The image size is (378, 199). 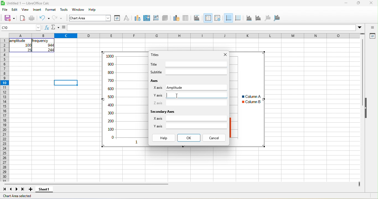 What do you see at coordinates (155, 80) in the screenshot?
I see `axes` at bounding box center [155, 80].